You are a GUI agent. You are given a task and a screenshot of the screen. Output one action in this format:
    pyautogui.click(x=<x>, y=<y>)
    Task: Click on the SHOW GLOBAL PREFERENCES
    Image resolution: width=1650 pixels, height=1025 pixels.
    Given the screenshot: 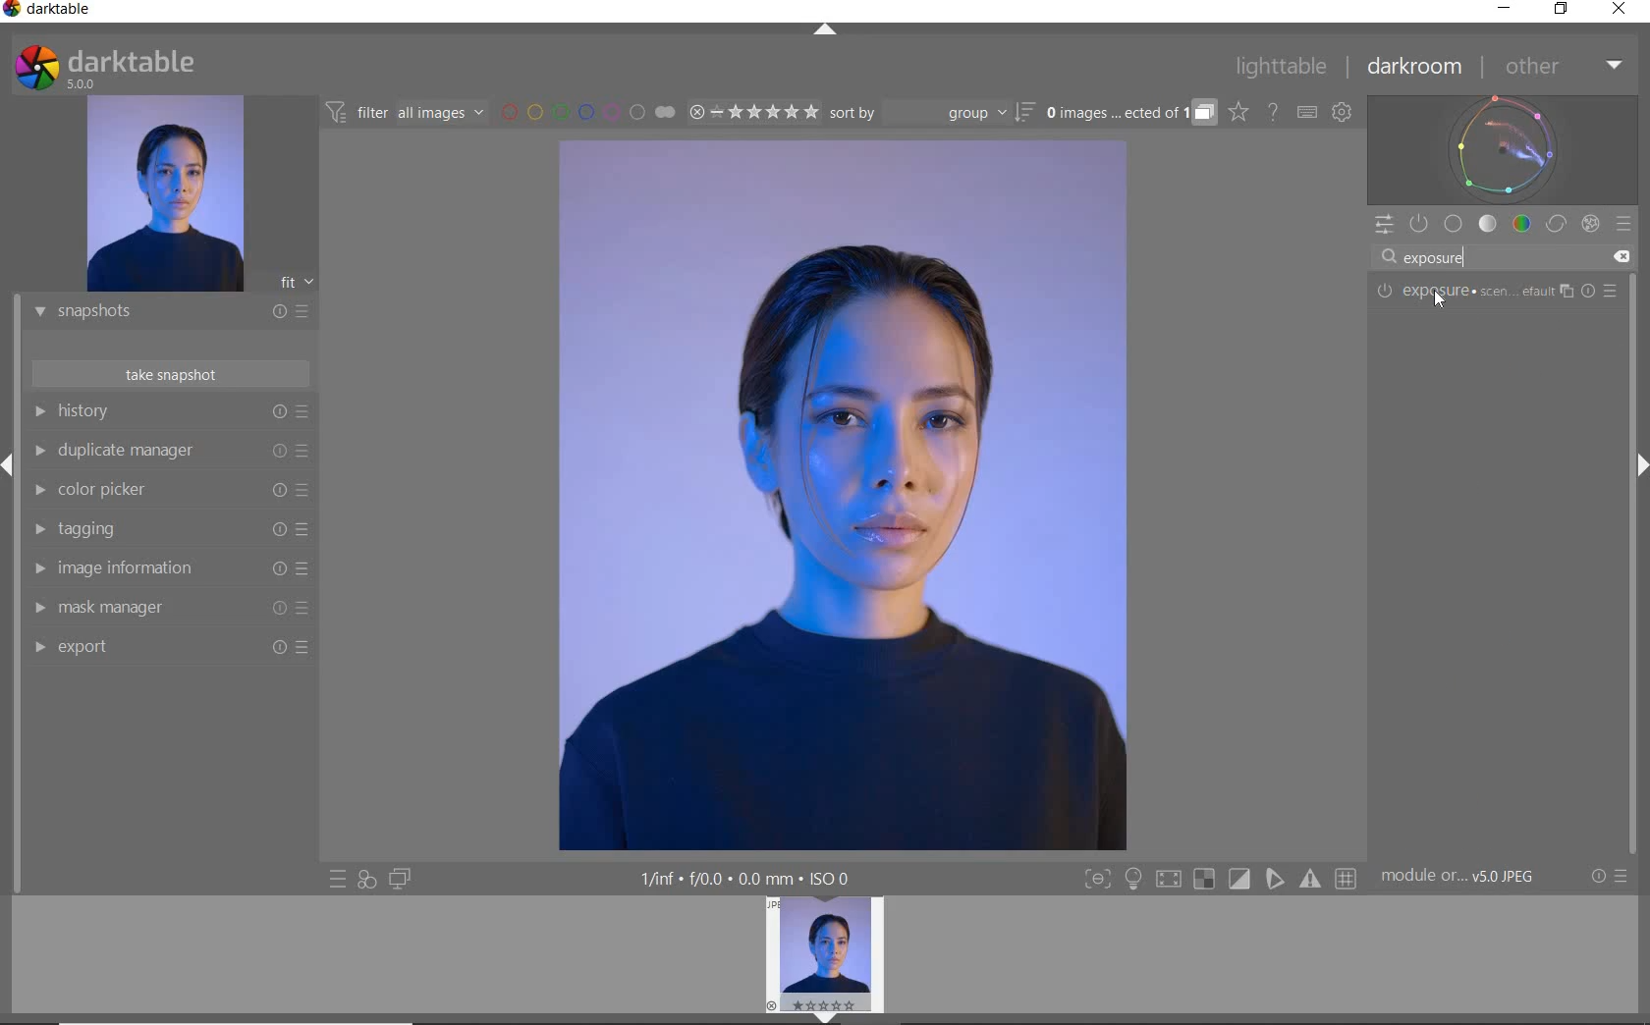 What is the action you would take?
    pyautogui.click(x=1342, y=113)
    